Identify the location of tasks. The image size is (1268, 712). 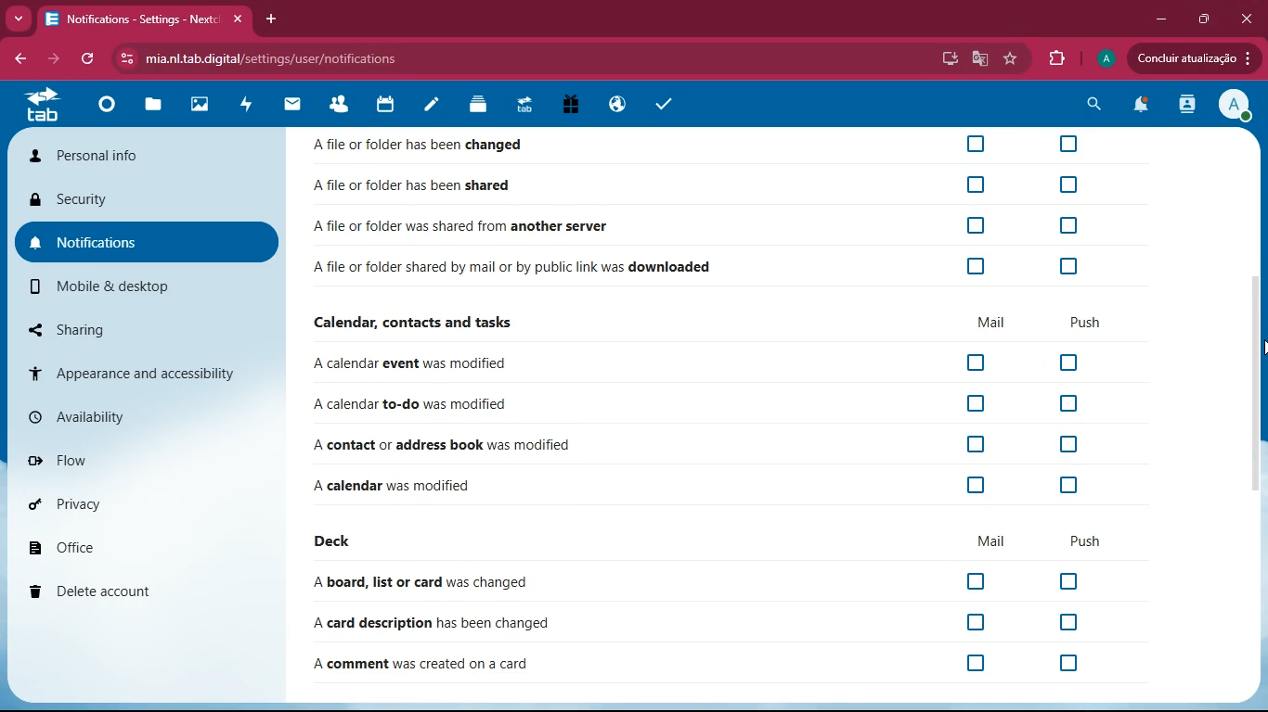
(666, 106).